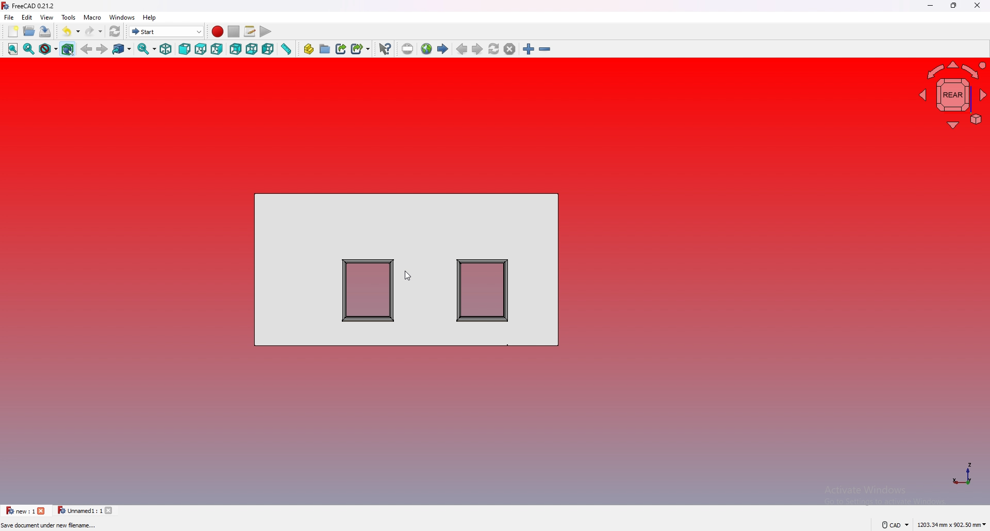  What do you see at coordinates (147, 50) in the screenshot?
I see `sync view` at bounding box center [147, 50].